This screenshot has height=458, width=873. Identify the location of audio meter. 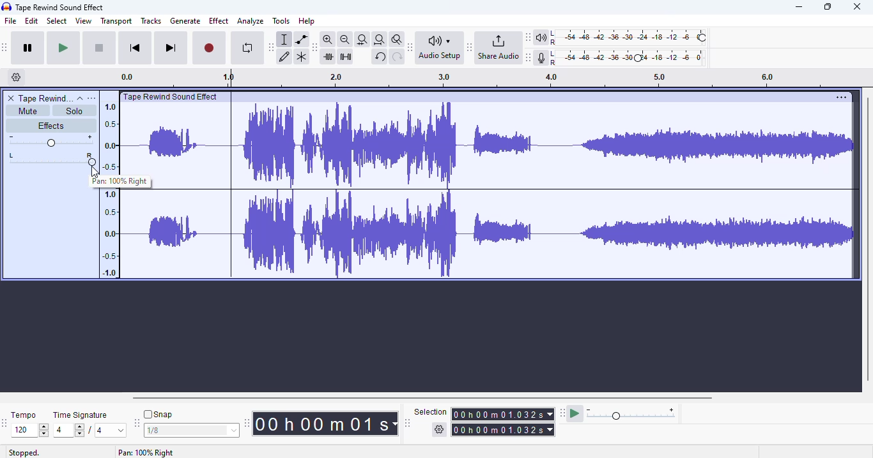
(622, 59).